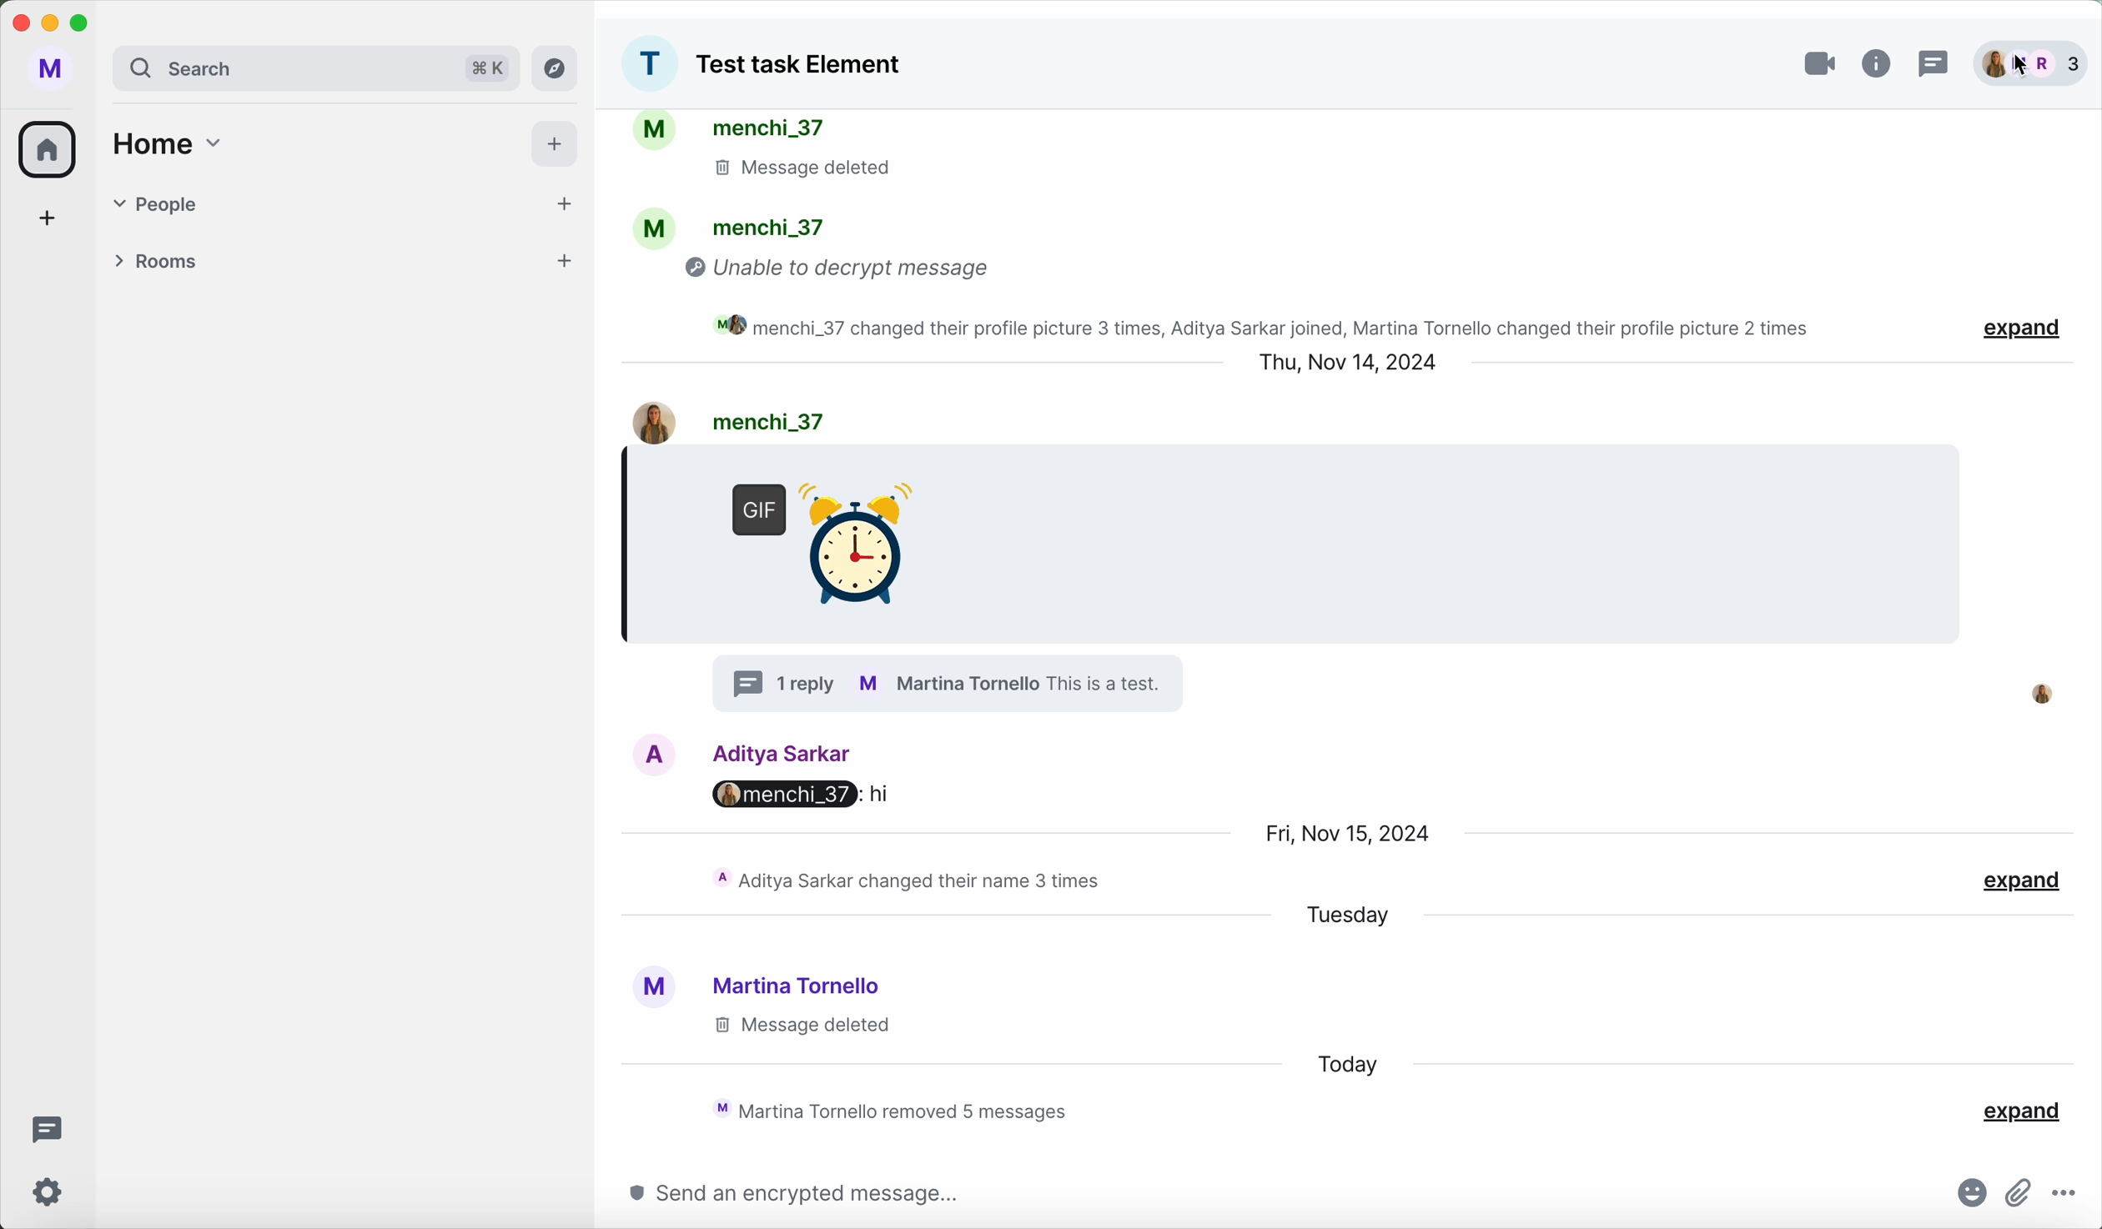  What do you see at coordinates (649, 64) in the screenshot?
I see `profile picture` at bounding box center [649, 64].